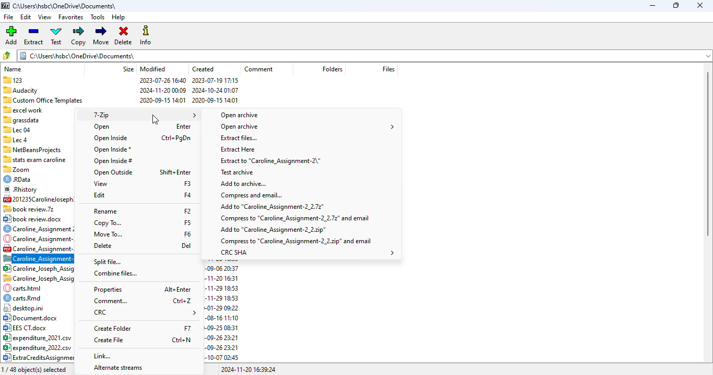  What do you see at coordinates (107, 262) in the screenshot?
I see `split file` at bounding box center [107, 262].